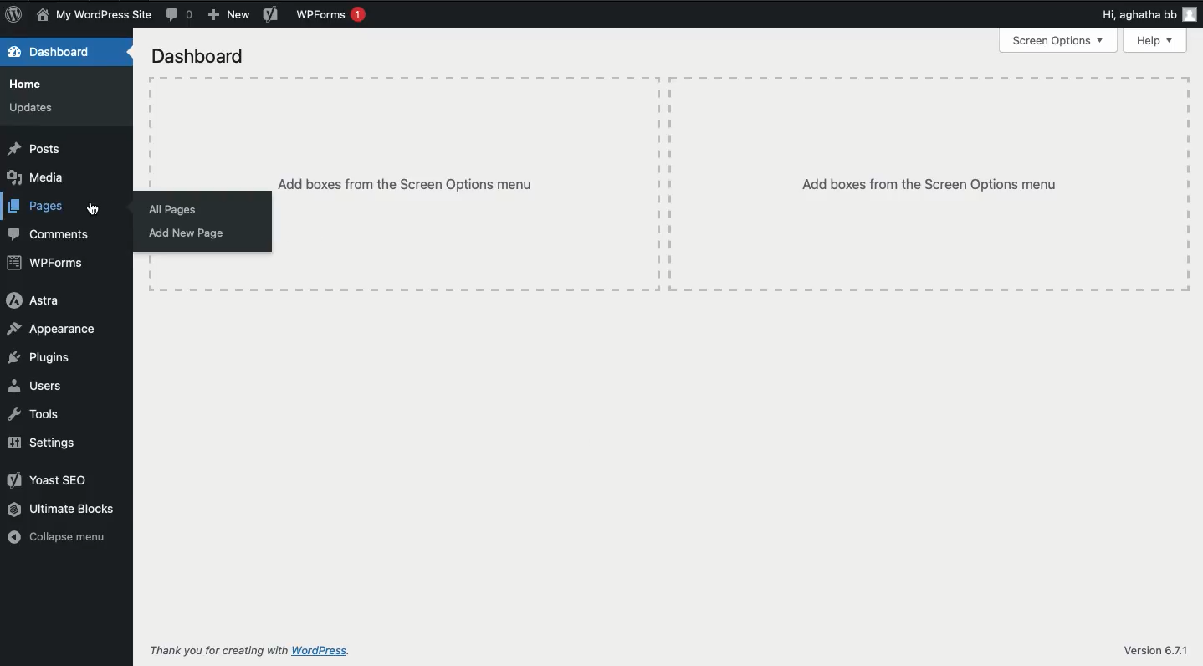 Image resolution: width=1203 pixels, height=666 pixels. Describe the element at coordinates (49, 480) in the screenshot. I see `Yoast` at that location.